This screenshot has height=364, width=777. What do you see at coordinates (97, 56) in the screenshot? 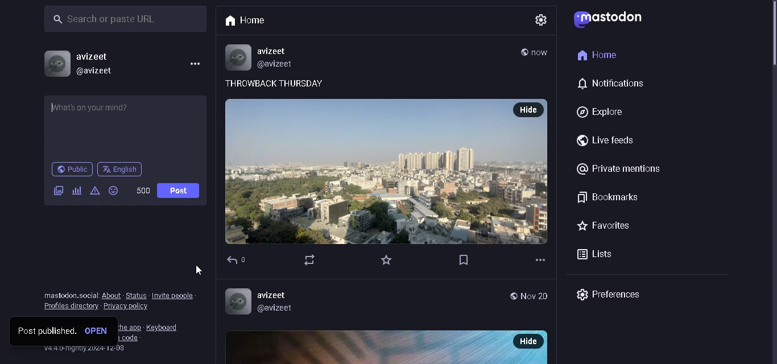
I see `username` at bounding box center [97, 56].